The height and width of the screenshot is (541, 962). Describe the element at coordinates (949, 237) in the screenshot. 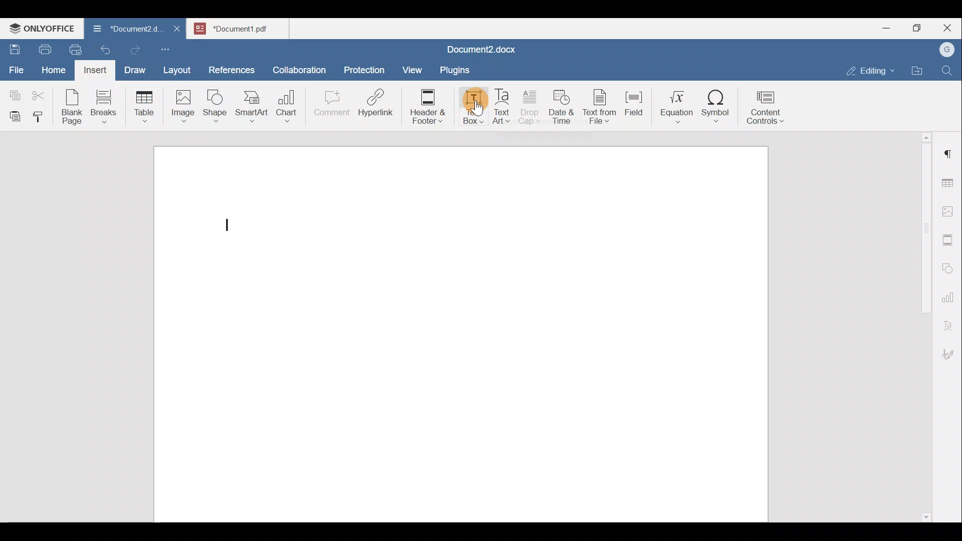

I see `Headers & footers` at that location.